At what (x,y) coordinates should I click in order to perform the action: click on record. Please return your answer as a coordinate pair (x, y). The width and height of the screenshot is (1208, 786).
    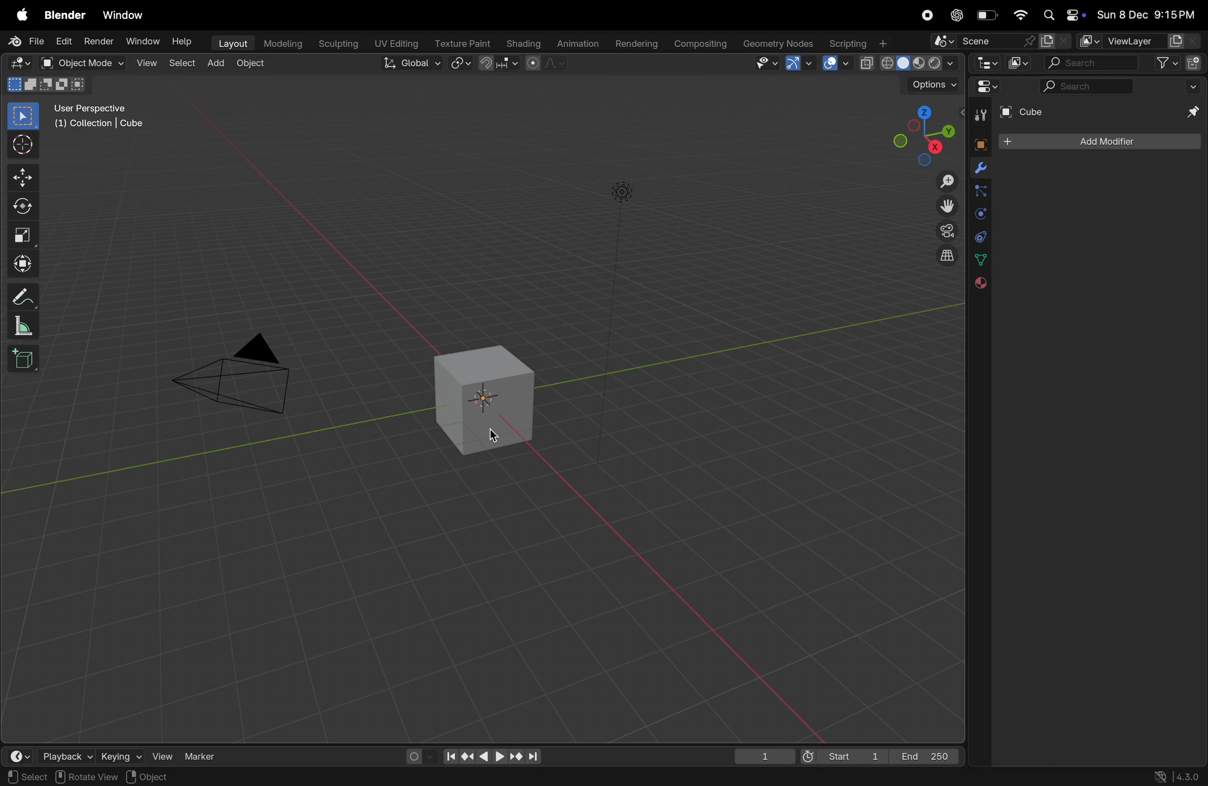
    Looking at the image, I should click on (925, 15).